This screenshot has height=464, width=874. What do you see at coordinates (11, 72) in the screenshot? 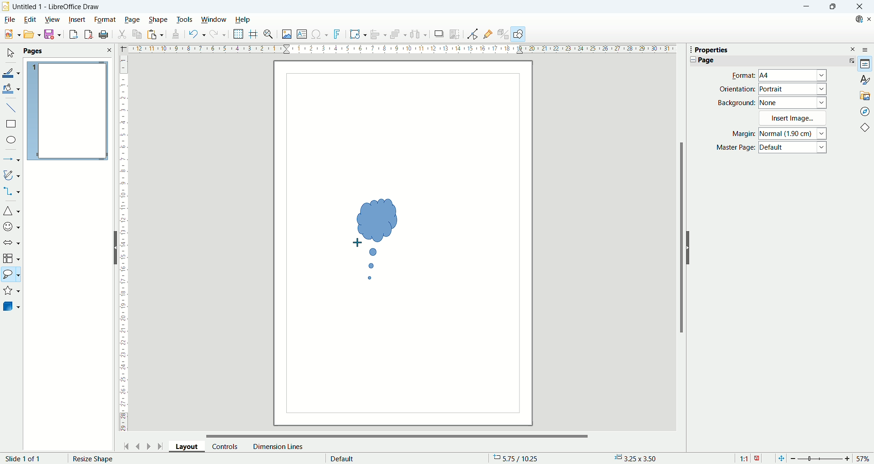
I see `line color` at bounding box center [11, 72].